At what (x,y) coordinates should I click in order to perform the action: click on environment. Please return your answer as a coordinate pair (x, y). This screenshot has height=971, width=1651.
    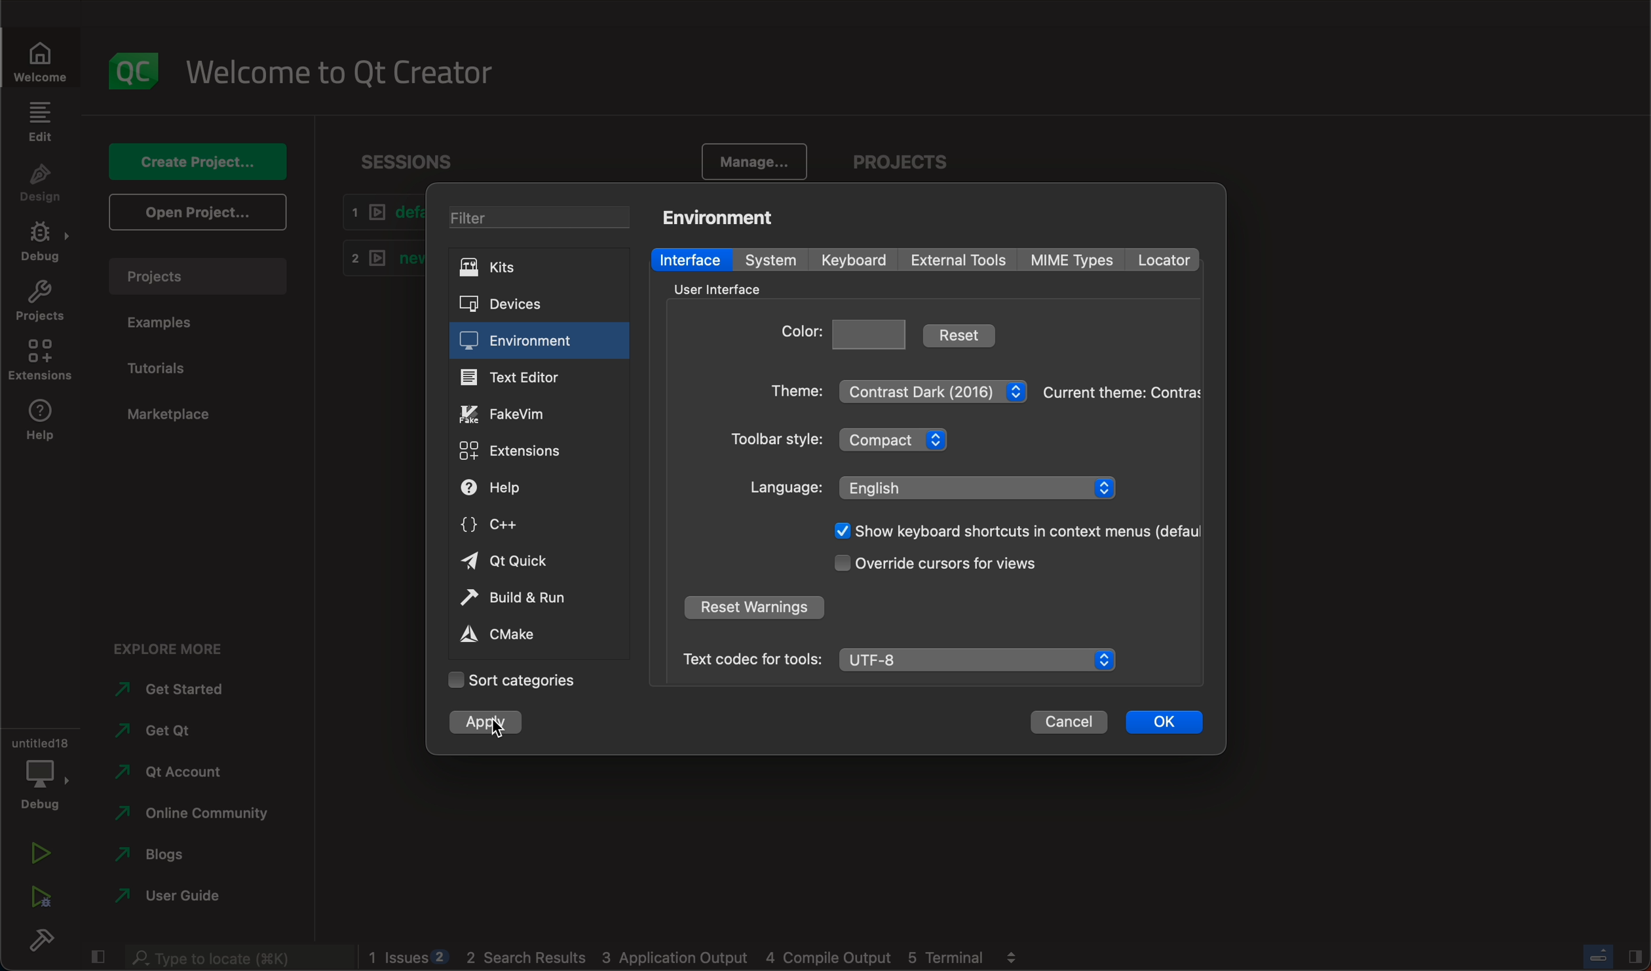
    Looking at the image, I should click on (725, 216).